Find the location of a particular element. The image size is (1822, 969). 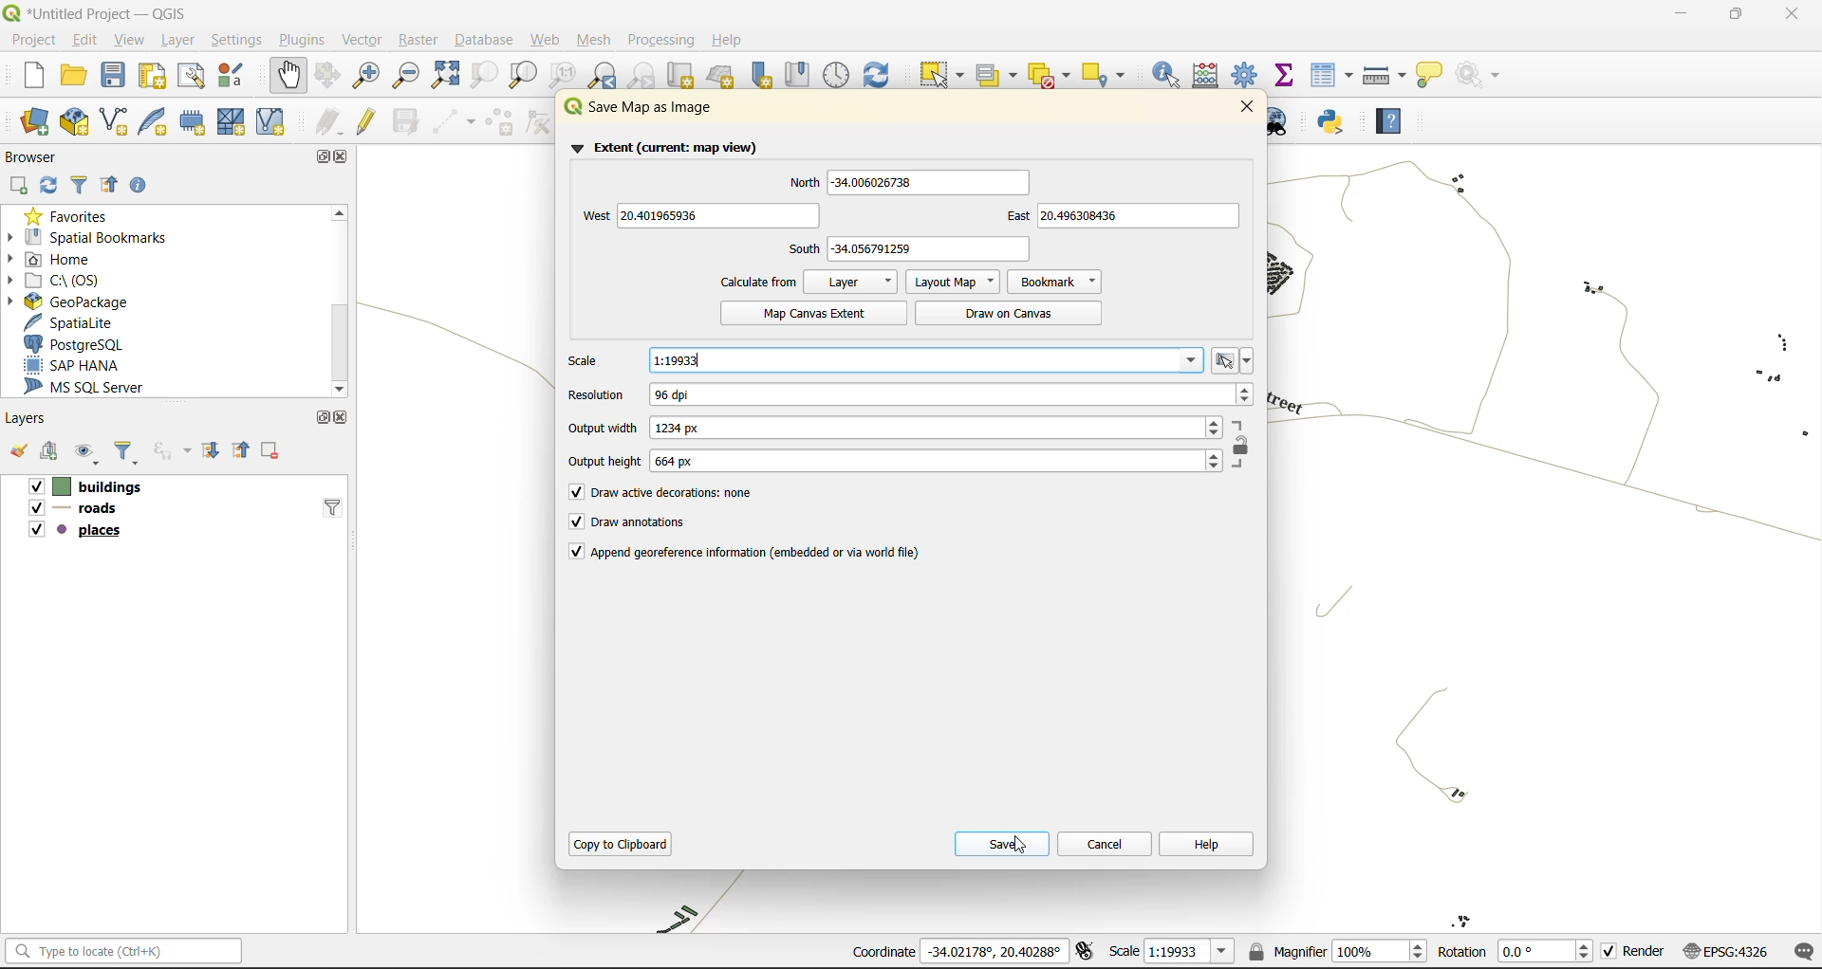

view is located at coordinates (125, 39).